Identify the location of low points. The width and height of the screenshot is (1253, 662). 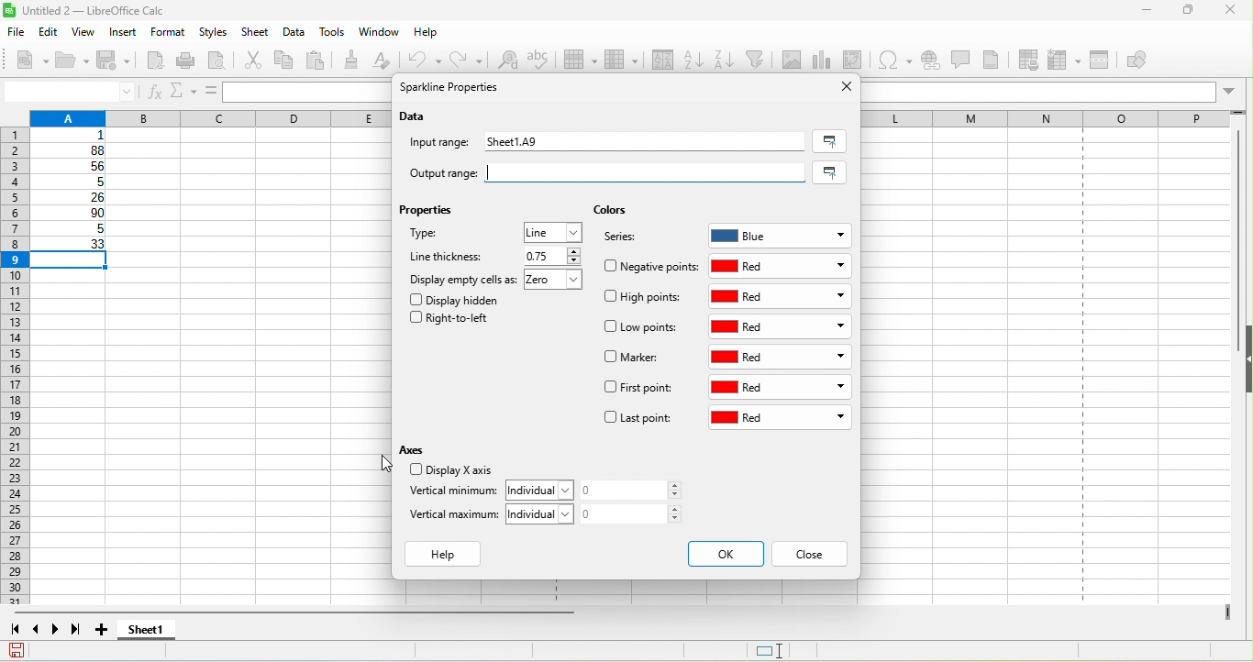
(644, 328).